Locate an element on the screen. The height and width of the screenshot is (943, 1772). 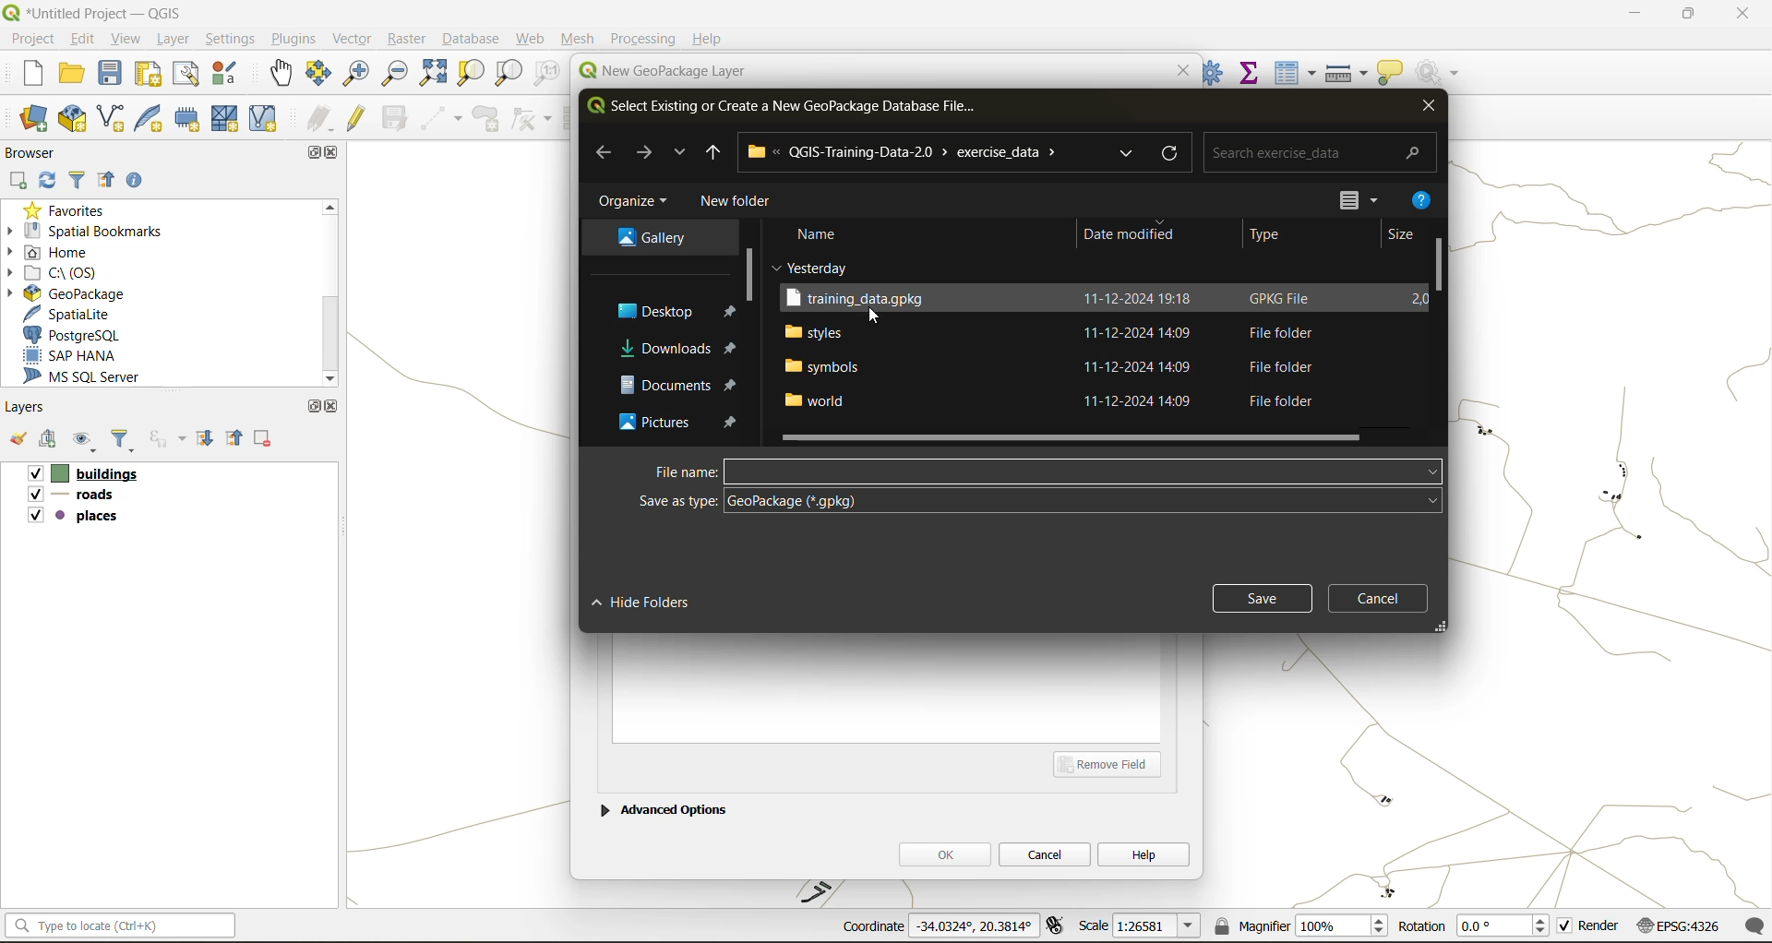
sap hana is located at coordinates (87, 356).